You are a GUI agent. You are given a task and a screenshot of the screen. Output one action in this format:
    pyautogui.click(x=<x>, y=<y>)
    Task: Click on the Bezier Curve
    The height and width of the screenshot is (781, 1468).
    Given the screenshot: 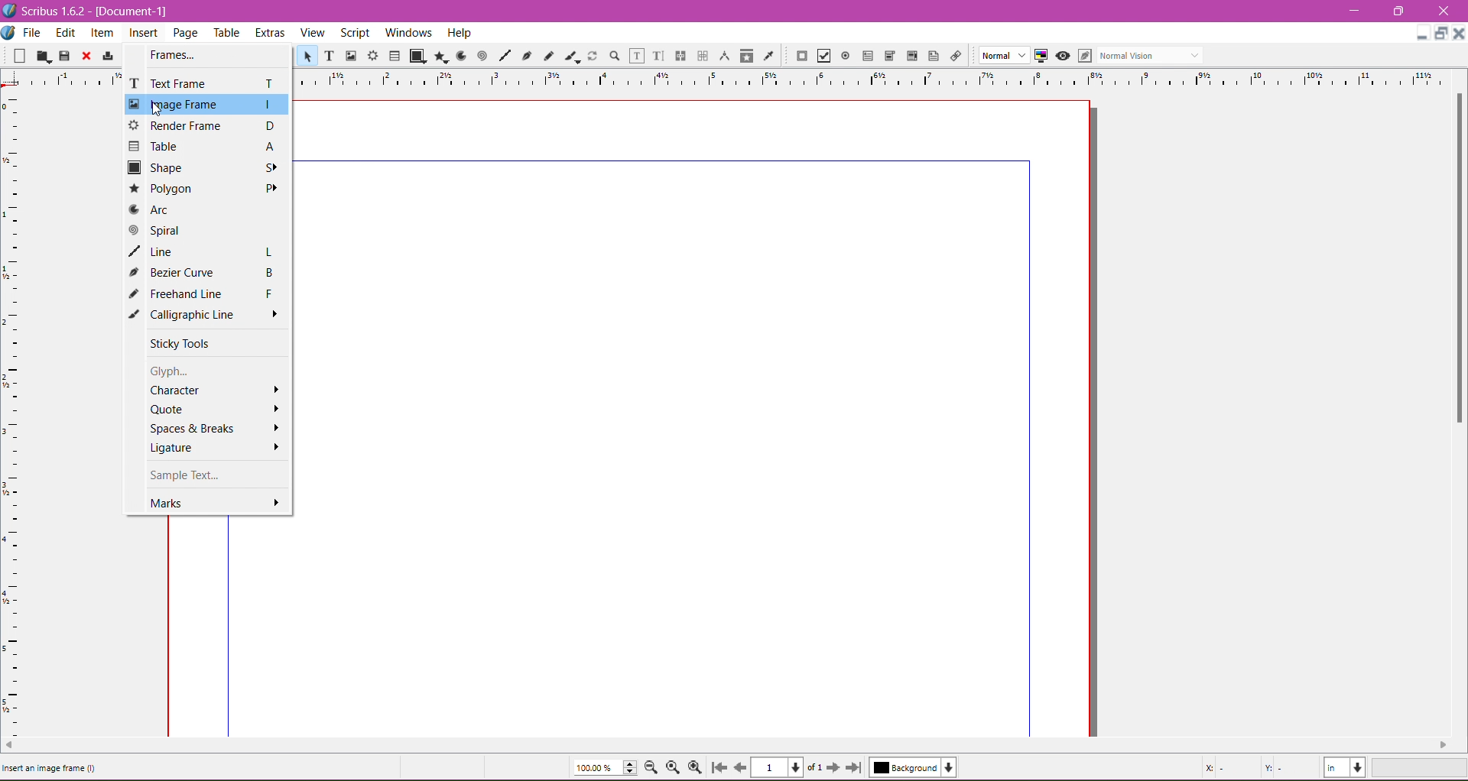 What is the action you would take?
    pyautogui.click(x=528, y=57)
    